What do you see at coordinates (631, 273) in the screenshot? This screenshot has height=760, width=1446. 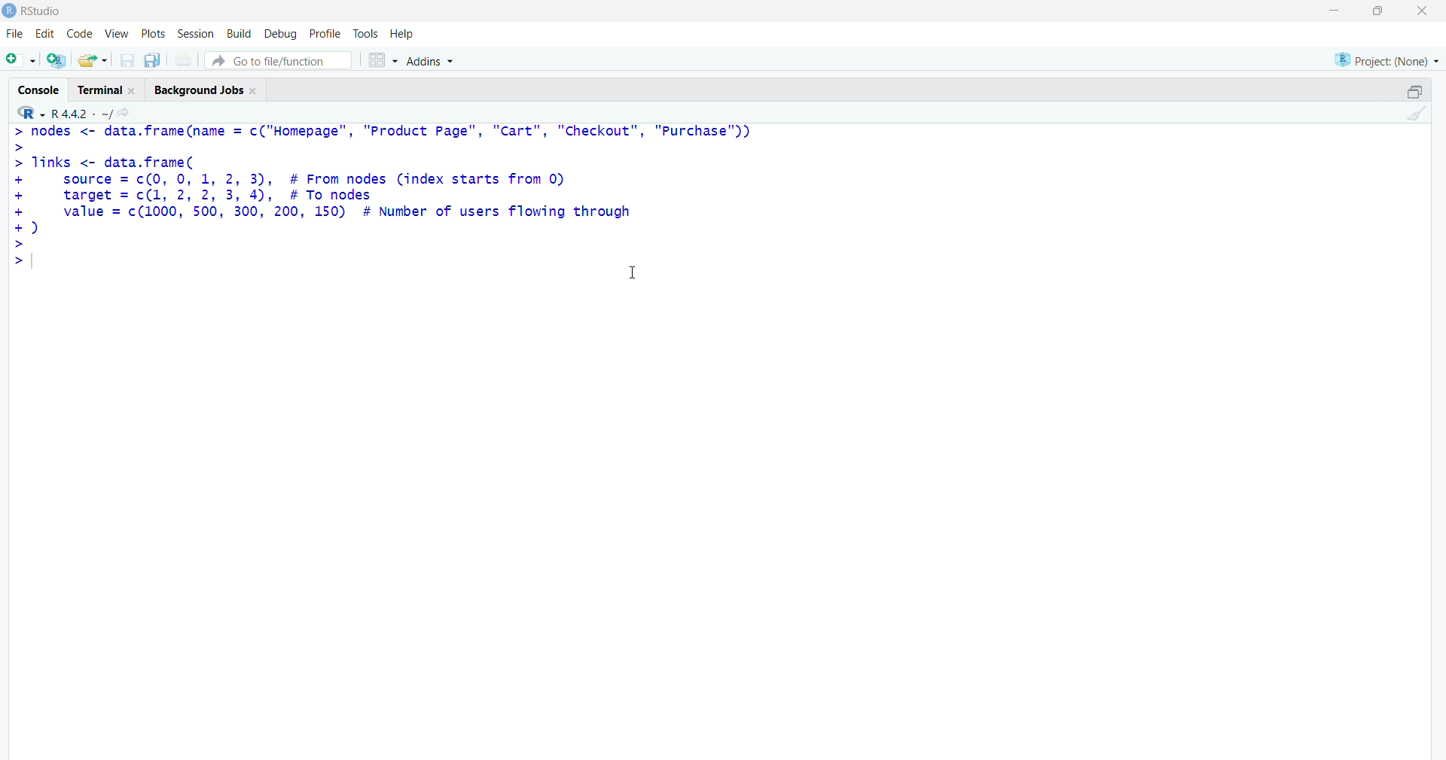 I see `cursor` at bounding box center [631, 273].